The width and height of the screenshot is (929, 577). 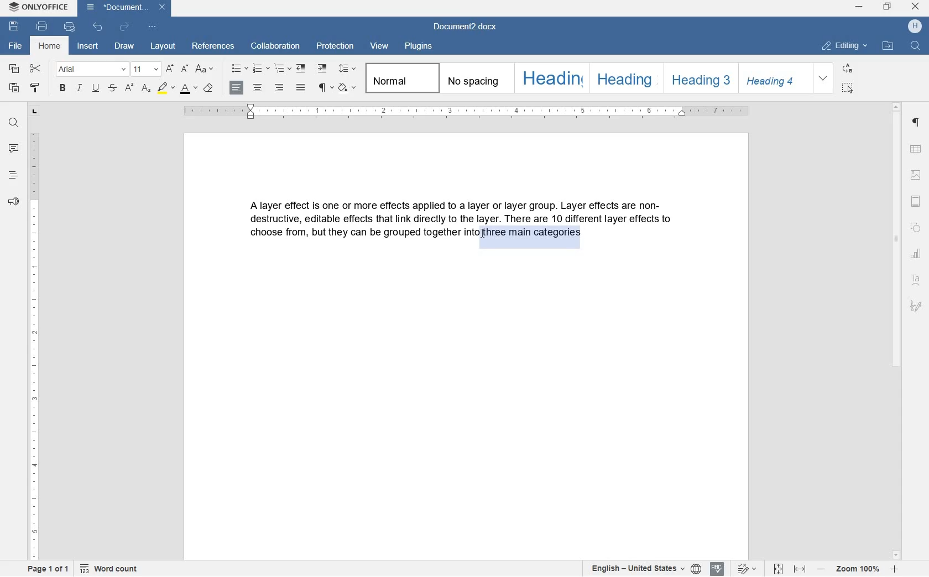 What do you see at coordinates (97, 88) in the screenshot?
I see `underline` at bounding box center [97, 88].